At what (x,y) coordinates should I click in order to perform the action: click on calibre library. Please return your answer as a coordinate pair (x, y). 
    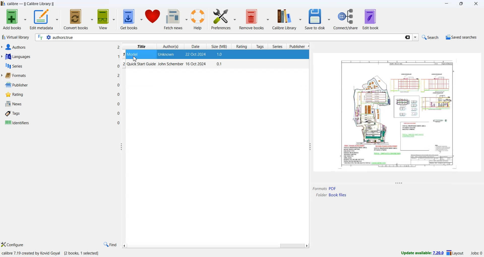
    Looking at the image, I should click on (40, 4).